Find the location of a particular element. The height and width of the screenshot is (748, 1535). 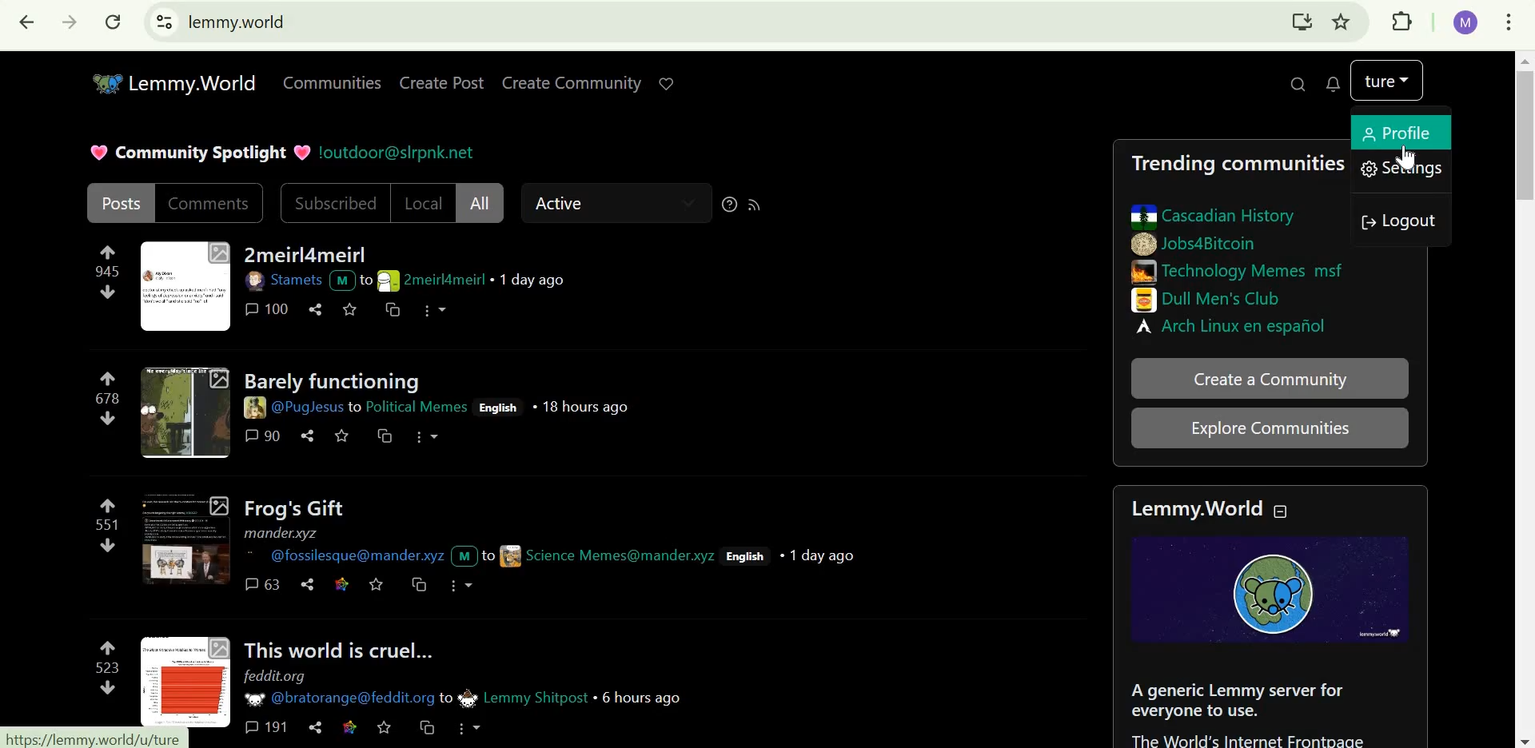

cascadian history is located at coordinates (1214, 217).